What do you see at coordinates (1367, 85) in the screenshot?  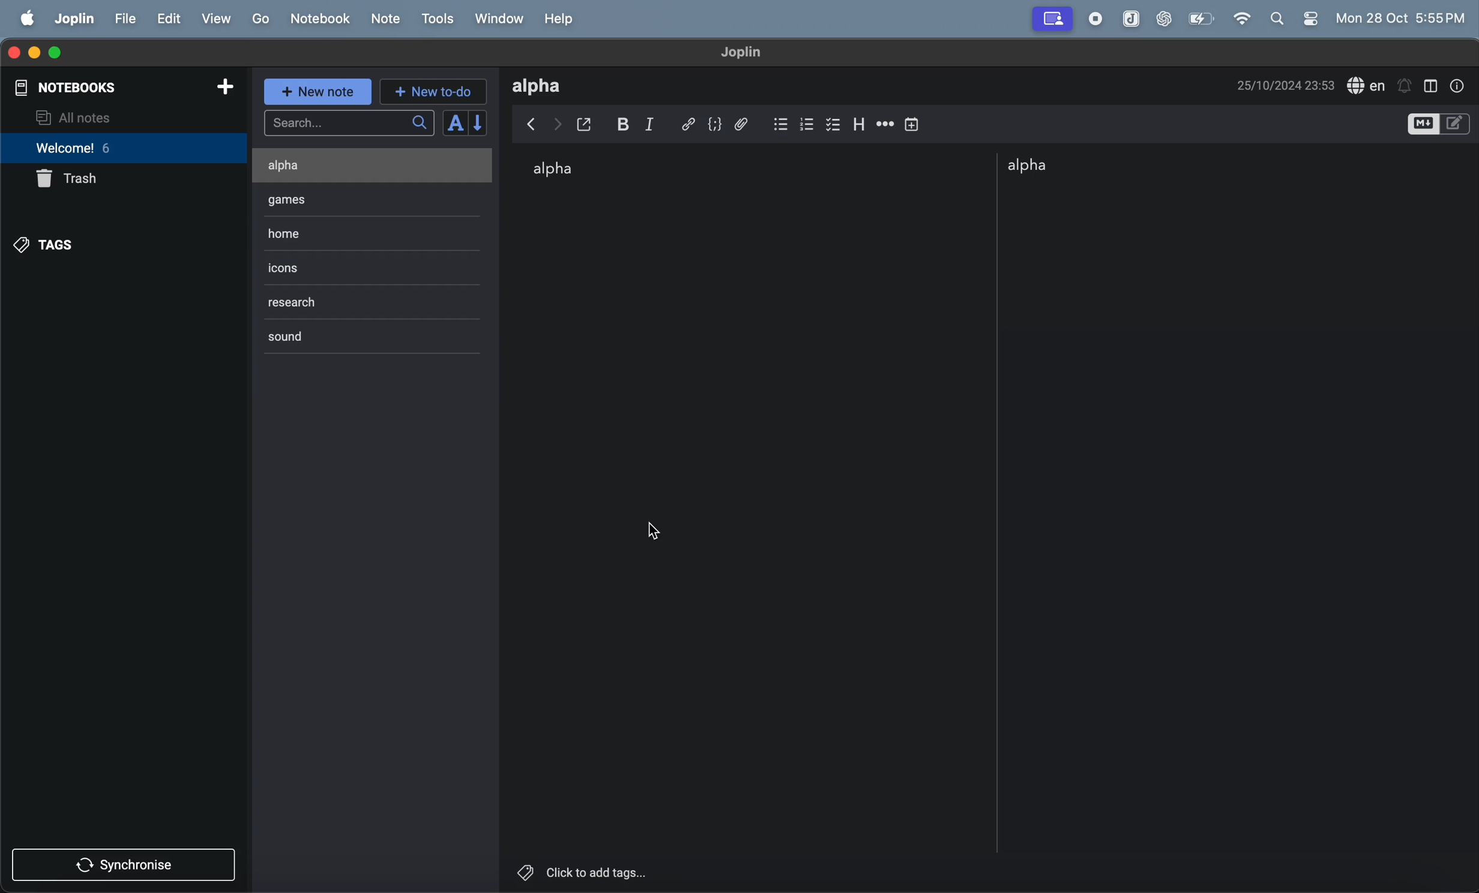 I see `spell check` at bounding box center [1367, 85].